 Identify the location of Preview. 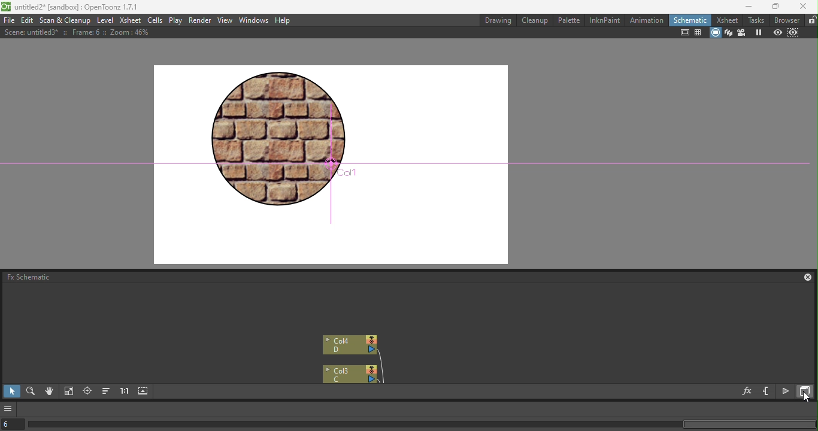
(777, 33).